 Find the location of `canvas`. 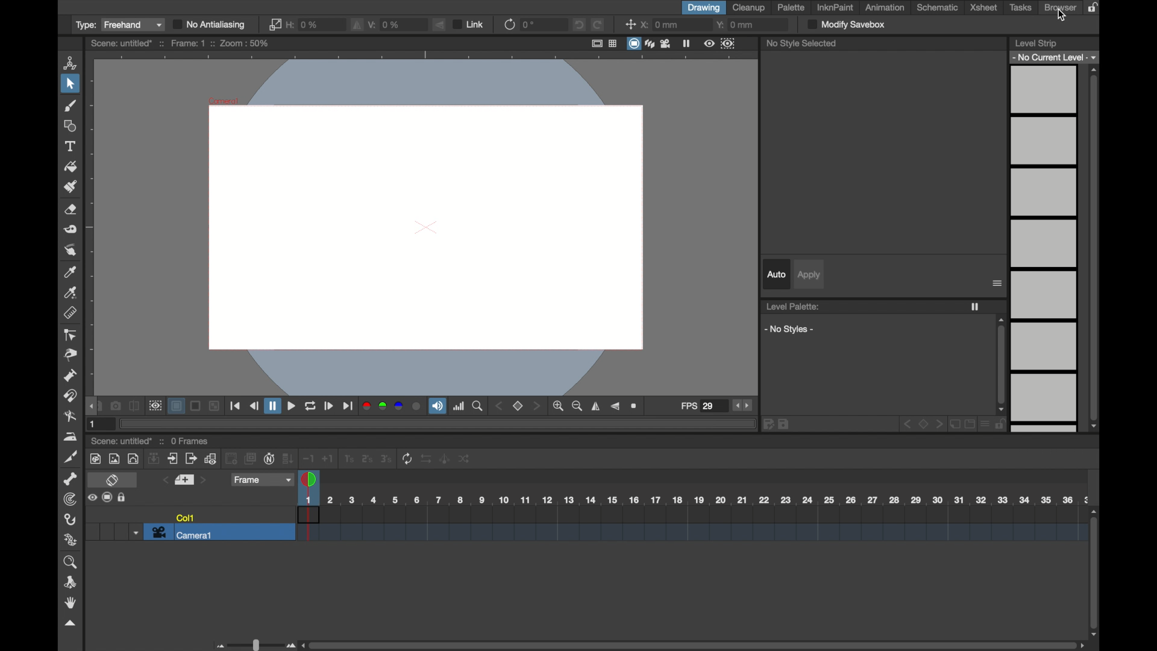

canvas is located at coordinates (422, 225).